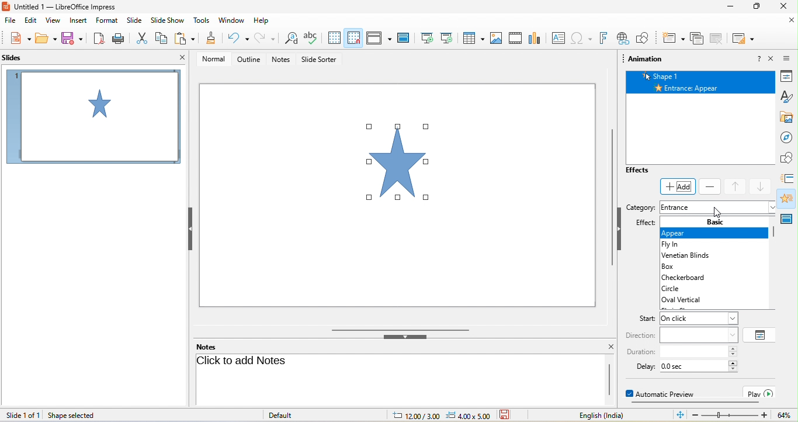 This screenshot has height=422, width=798. What do you see at coordinates (733, 369) in the screenshot?
I see `decrease delay` at bounding box center [733, 369].